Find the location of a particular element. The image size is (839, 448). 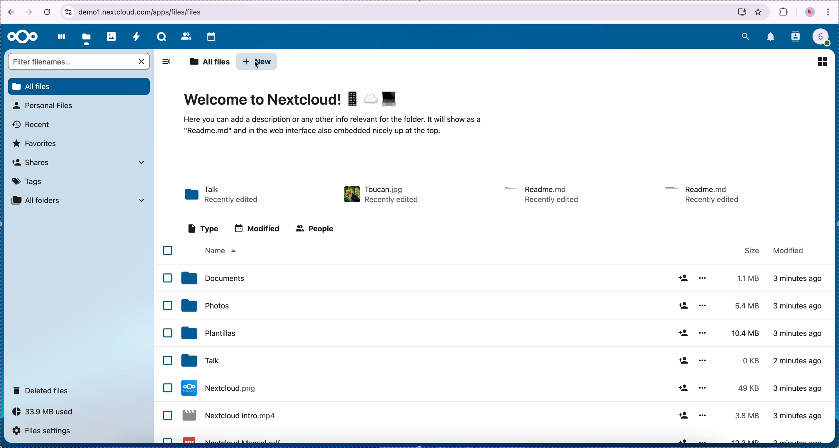

1.1 MB is located at coordinates (746, 277).